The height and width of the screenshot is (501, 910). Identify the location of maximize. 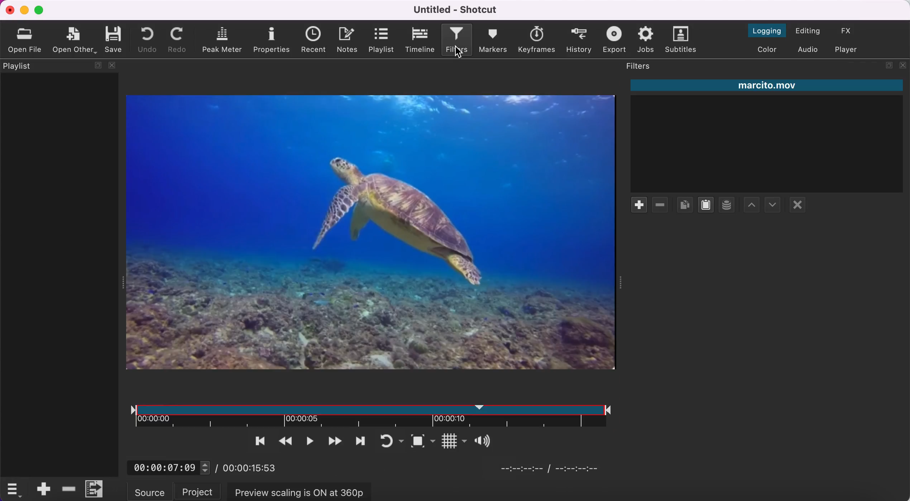
(42, 10).